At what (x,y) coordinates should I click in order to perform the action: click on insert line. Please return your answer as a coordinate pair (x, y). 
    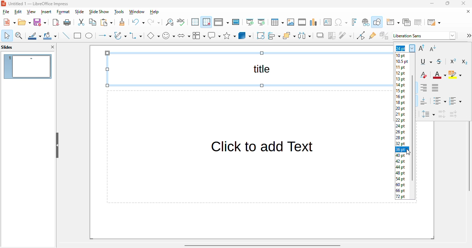
    Looking at the image, I should click on (66, 35).